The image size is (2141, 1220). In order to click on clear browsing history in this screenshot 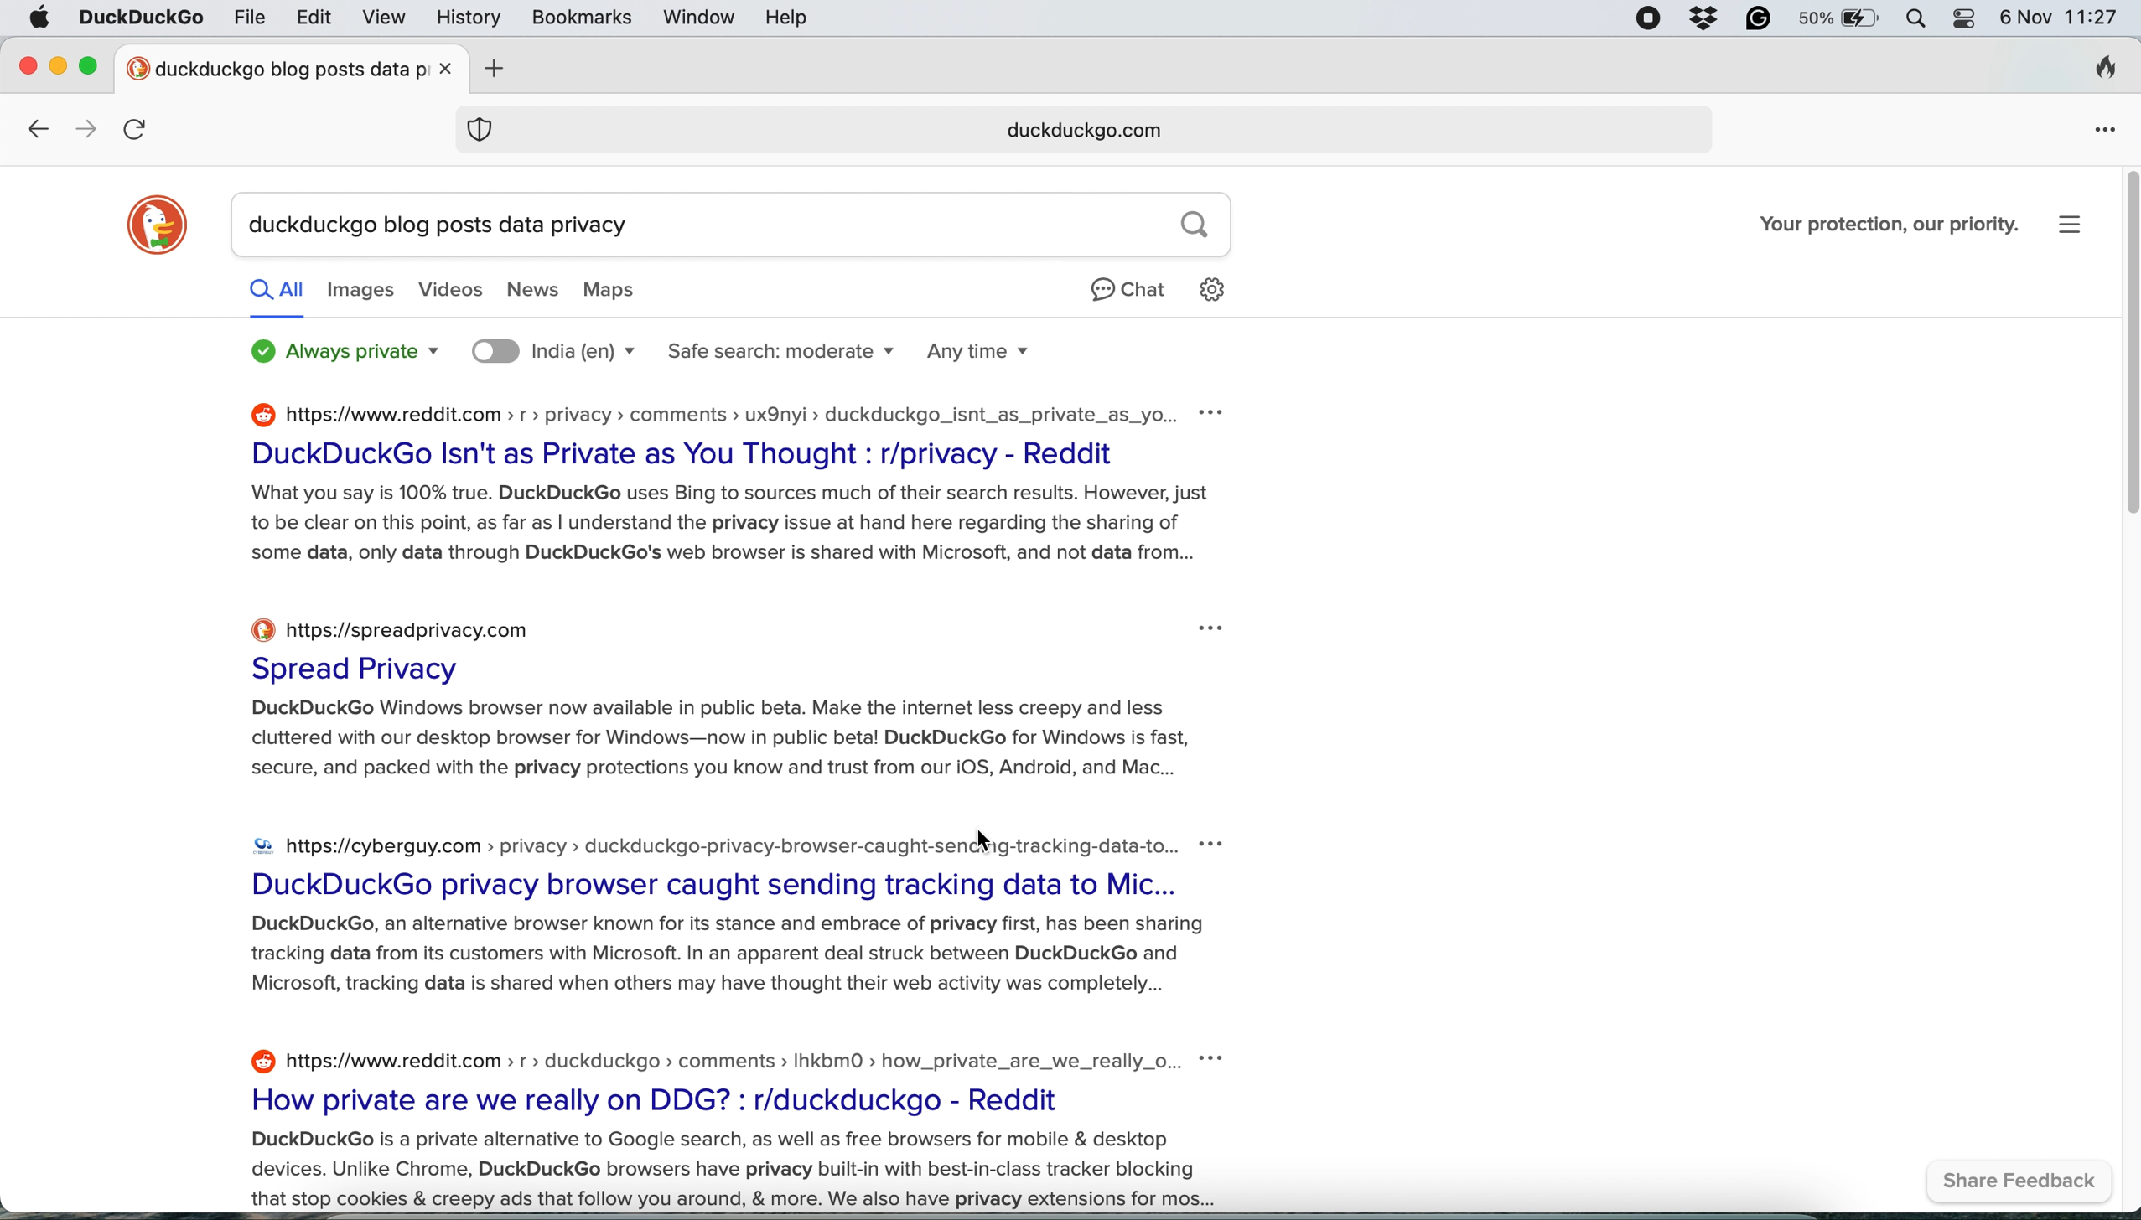, I will do `click(2112, 71)`.